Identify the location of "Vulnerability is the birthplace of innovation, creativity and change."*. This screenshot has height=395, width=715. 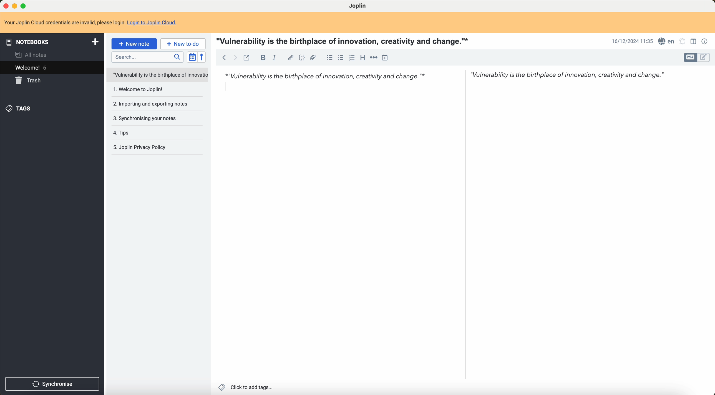
(344, 41).